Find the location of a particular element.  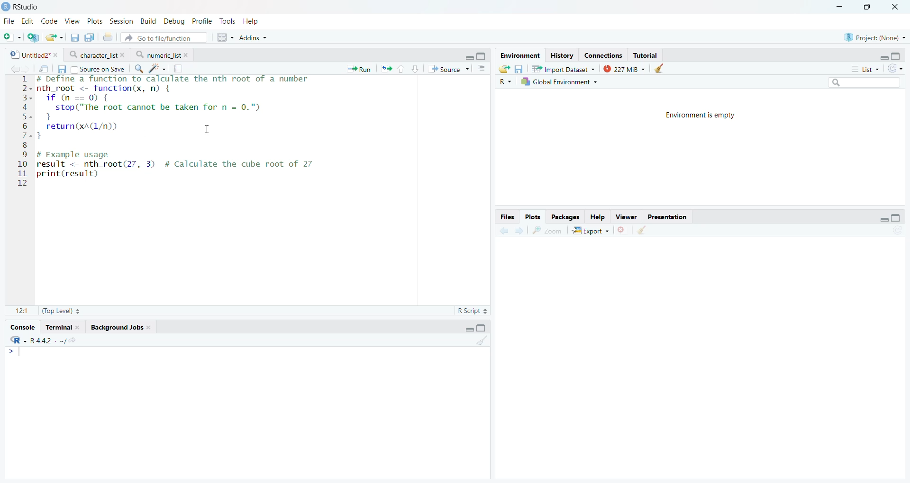

Files is located at coordinates (507, 216).